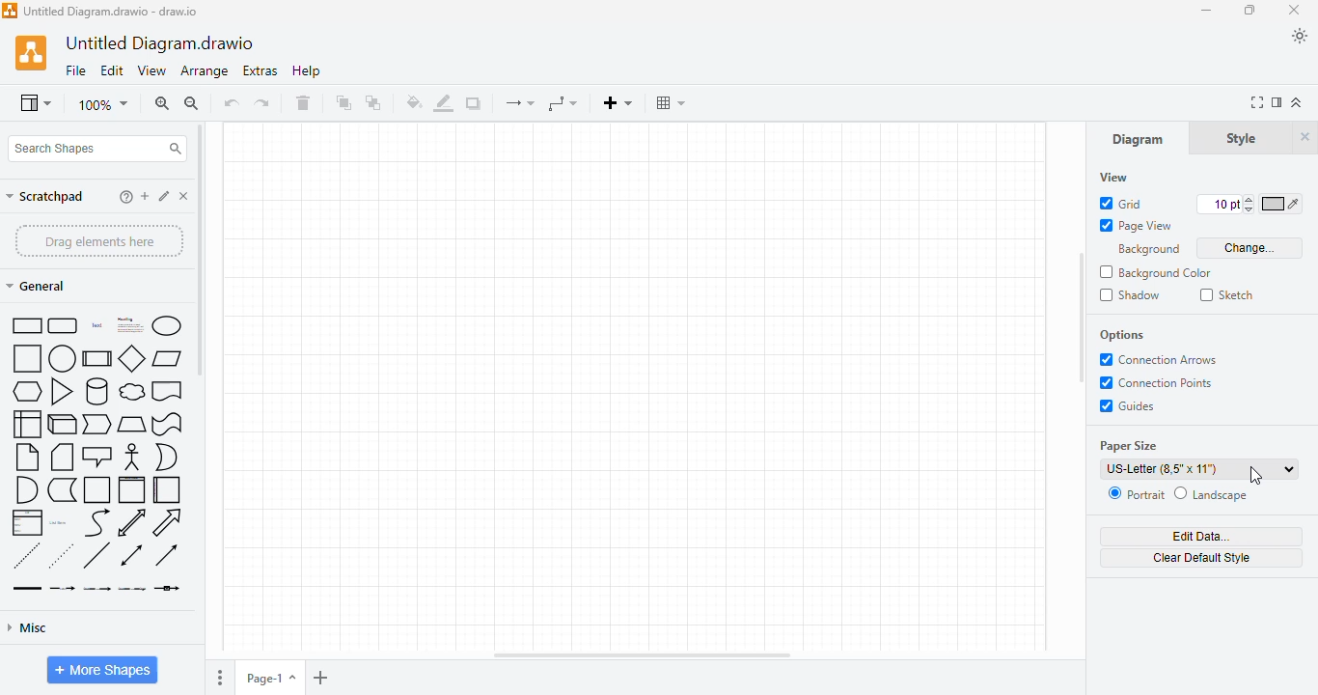 Image resolution: width=1318 pixels, height=695 pixels. I want to click on list item, so click(60, 523).